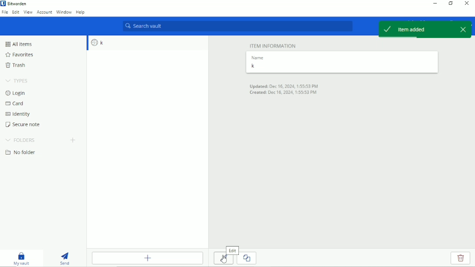 This screenshot has height=267, width=475. What do you see at coordinates (223, 260) in the screenshot?
I see `Edit` at bounding box center [223, 260].